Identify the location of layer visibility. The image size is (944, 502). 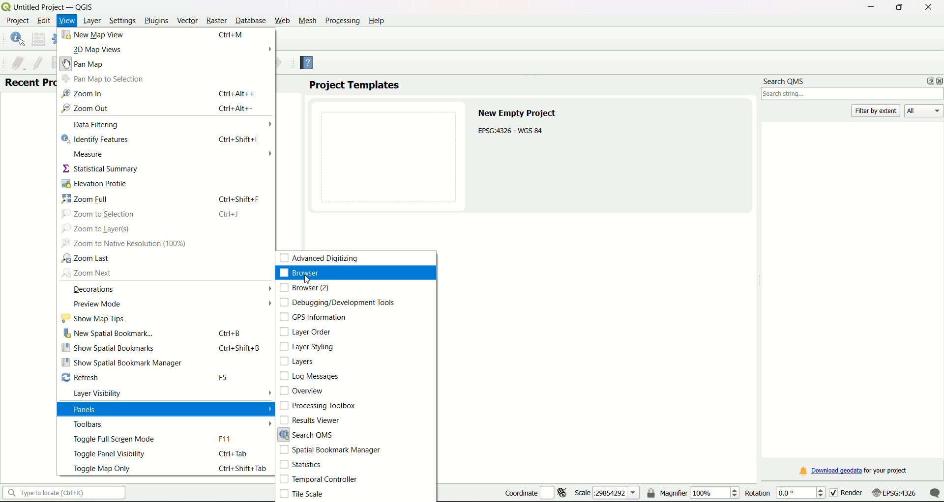
(101, 394).